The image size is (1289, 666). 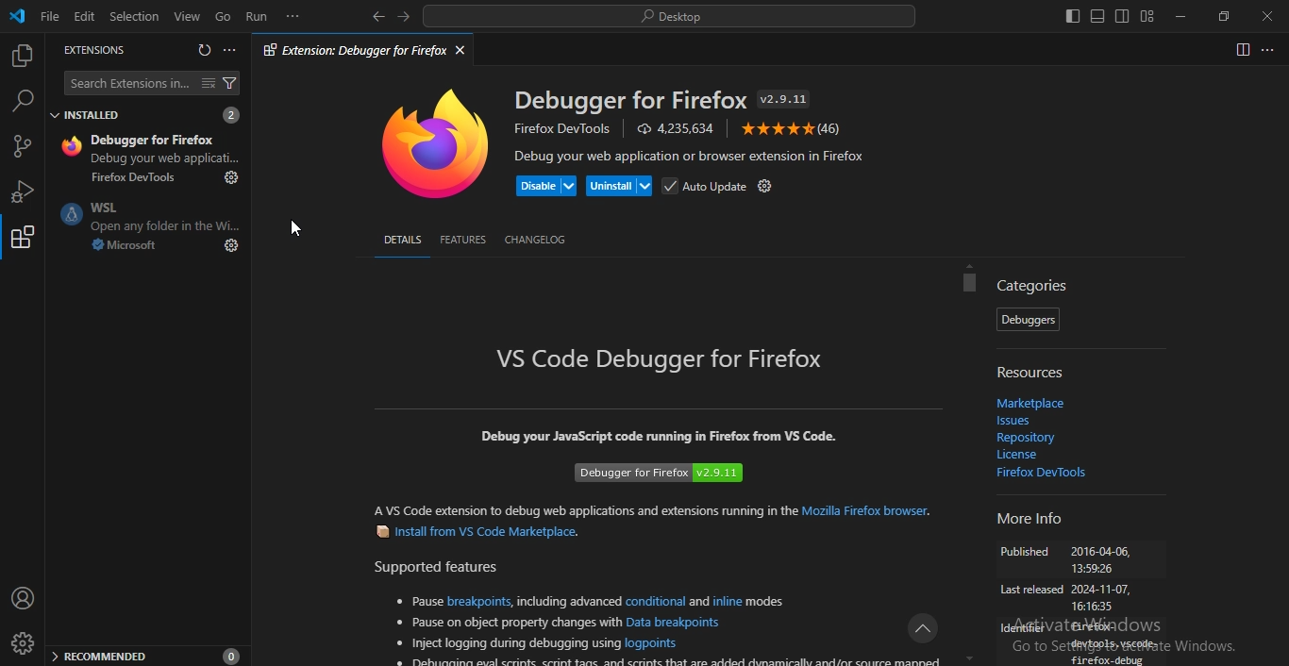 I want to click on cursor, so click(x=300, y=233).